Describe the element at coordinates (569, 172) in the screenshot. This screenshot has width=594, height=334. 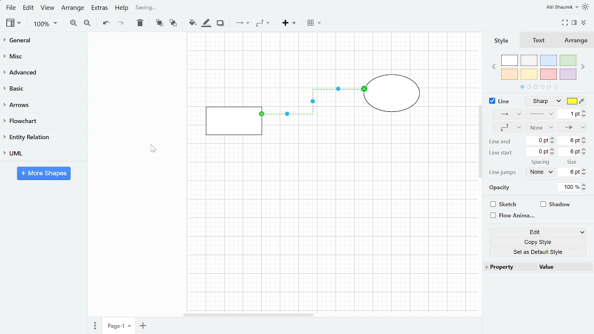
I see `Line jumps spacings` at that location.